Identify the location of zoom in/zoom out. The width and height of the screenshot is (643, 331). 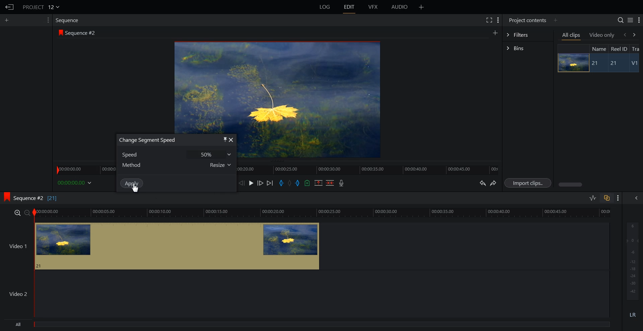
(21, 212).